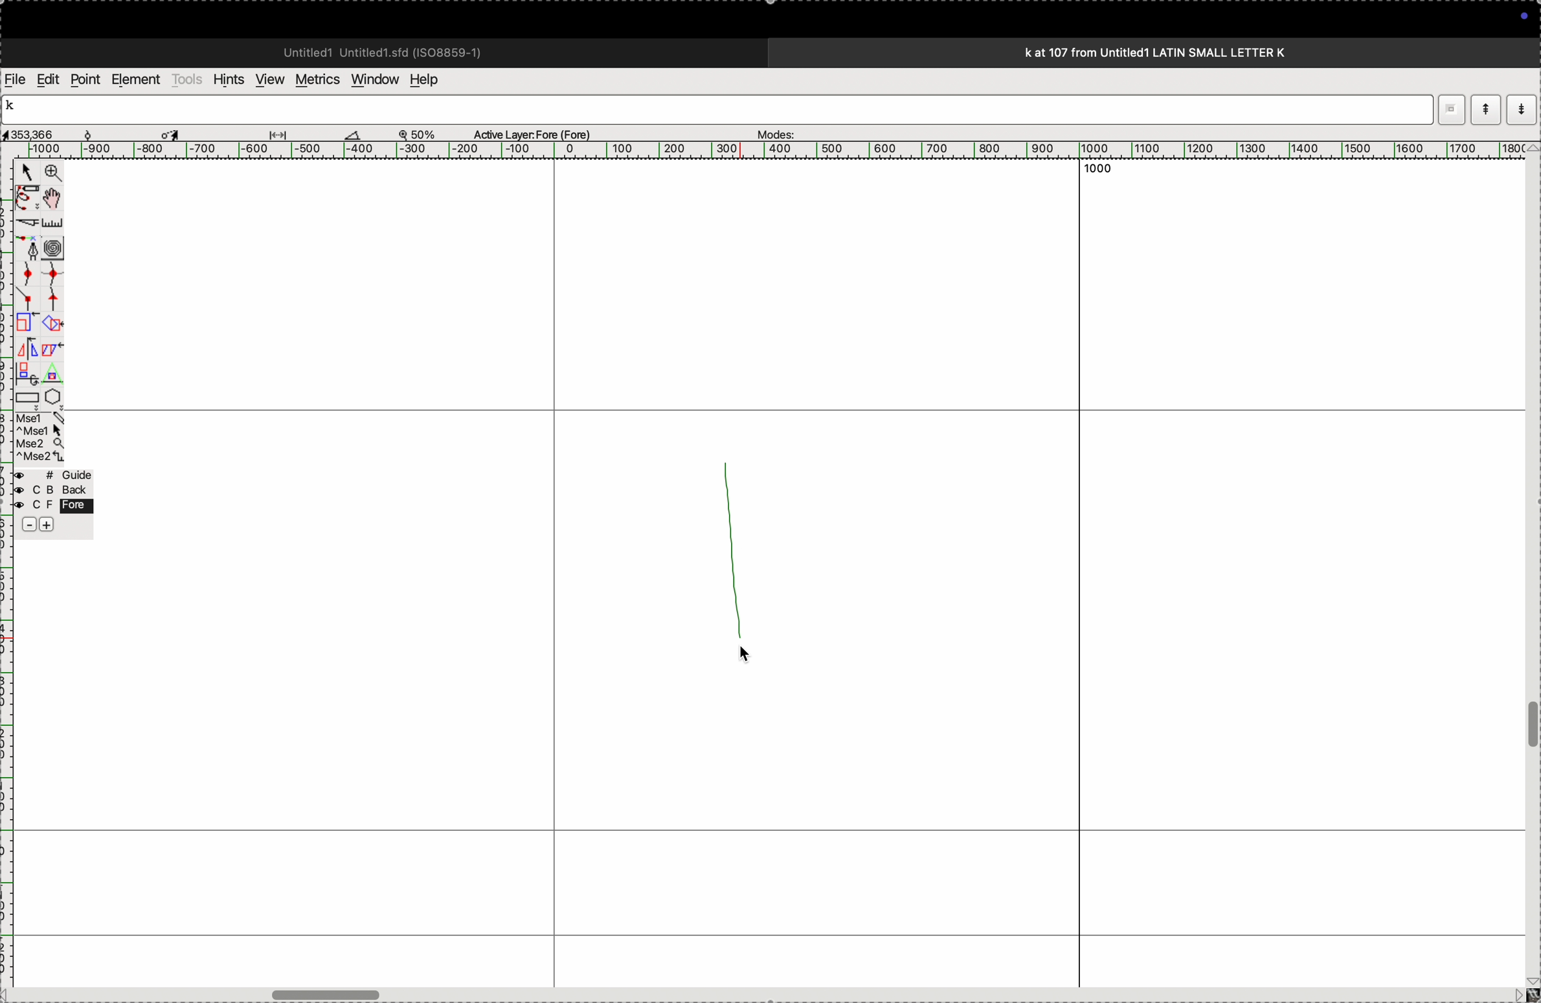 The image size is (1541, 1003). Describe the element at coordinates (85, 80) in the screenshot. I see `point` at that location.